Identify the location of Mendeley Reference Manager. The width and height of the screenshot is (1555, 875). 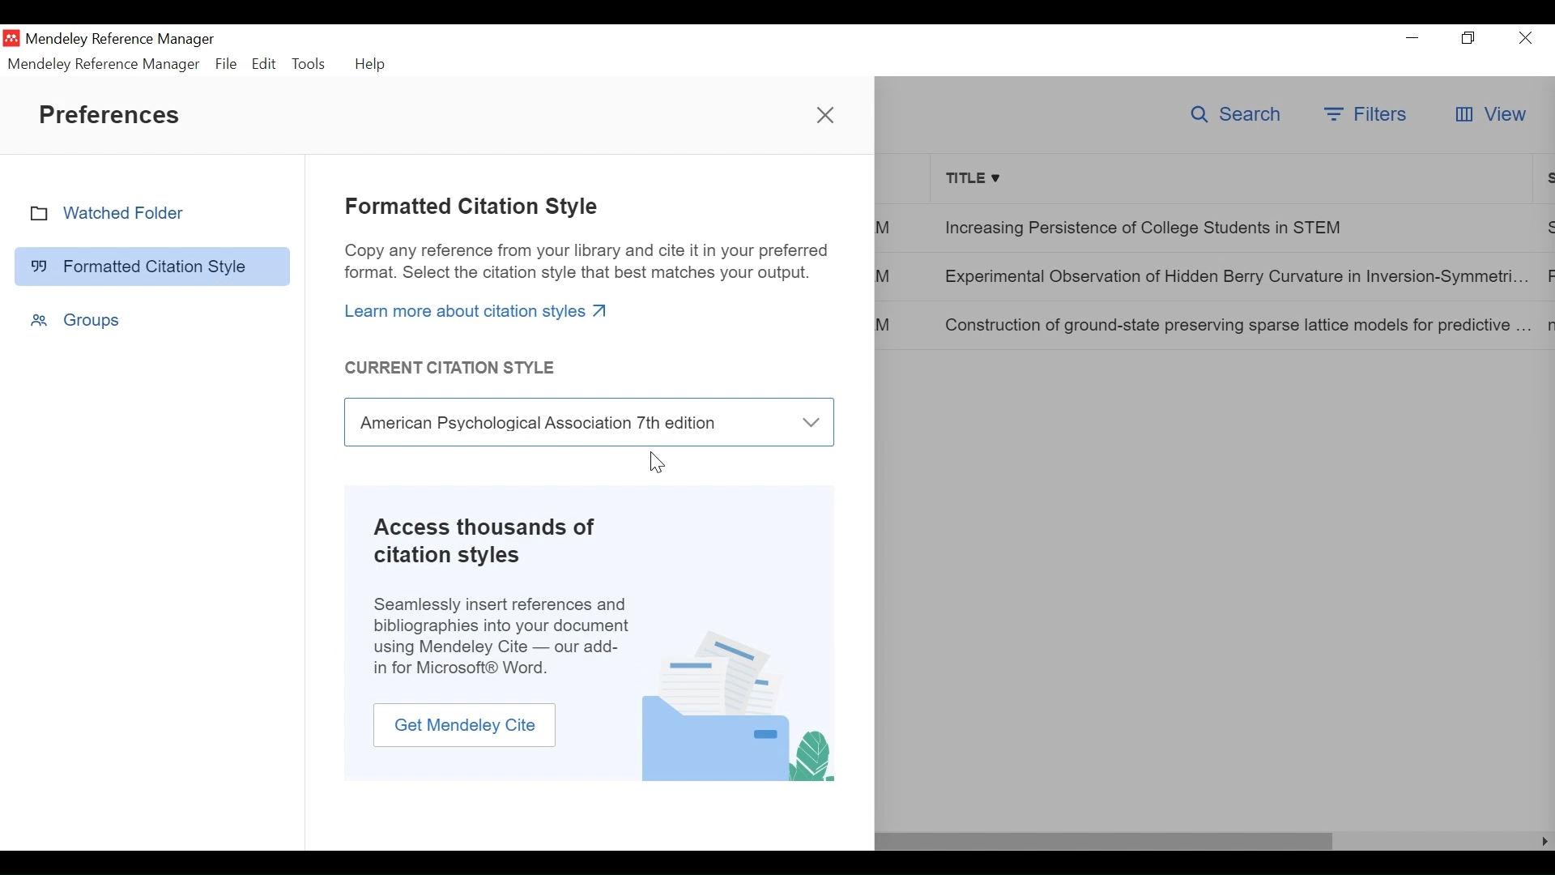
(104, 64).